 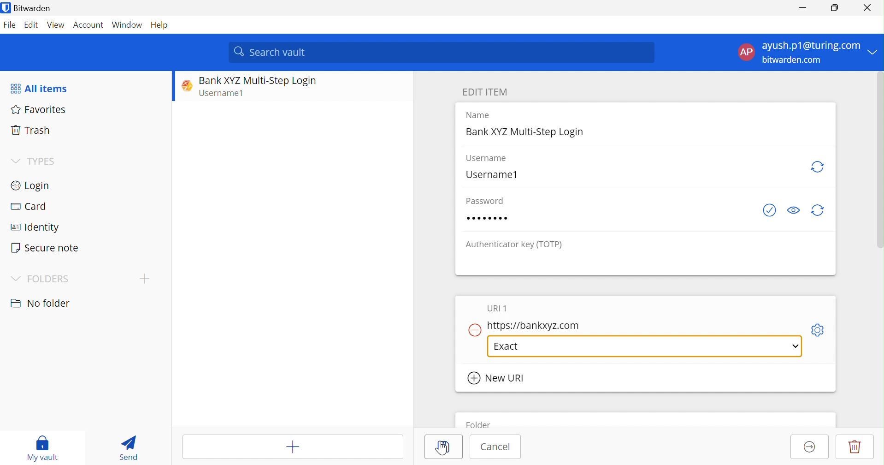 I want to click on Toggle visibility, so click(x=793, y=210).